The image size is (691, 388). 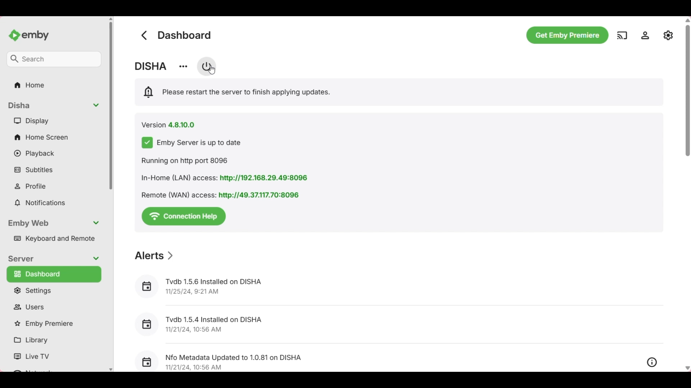 I want to click on Cursor, so click(x=212, y=69).